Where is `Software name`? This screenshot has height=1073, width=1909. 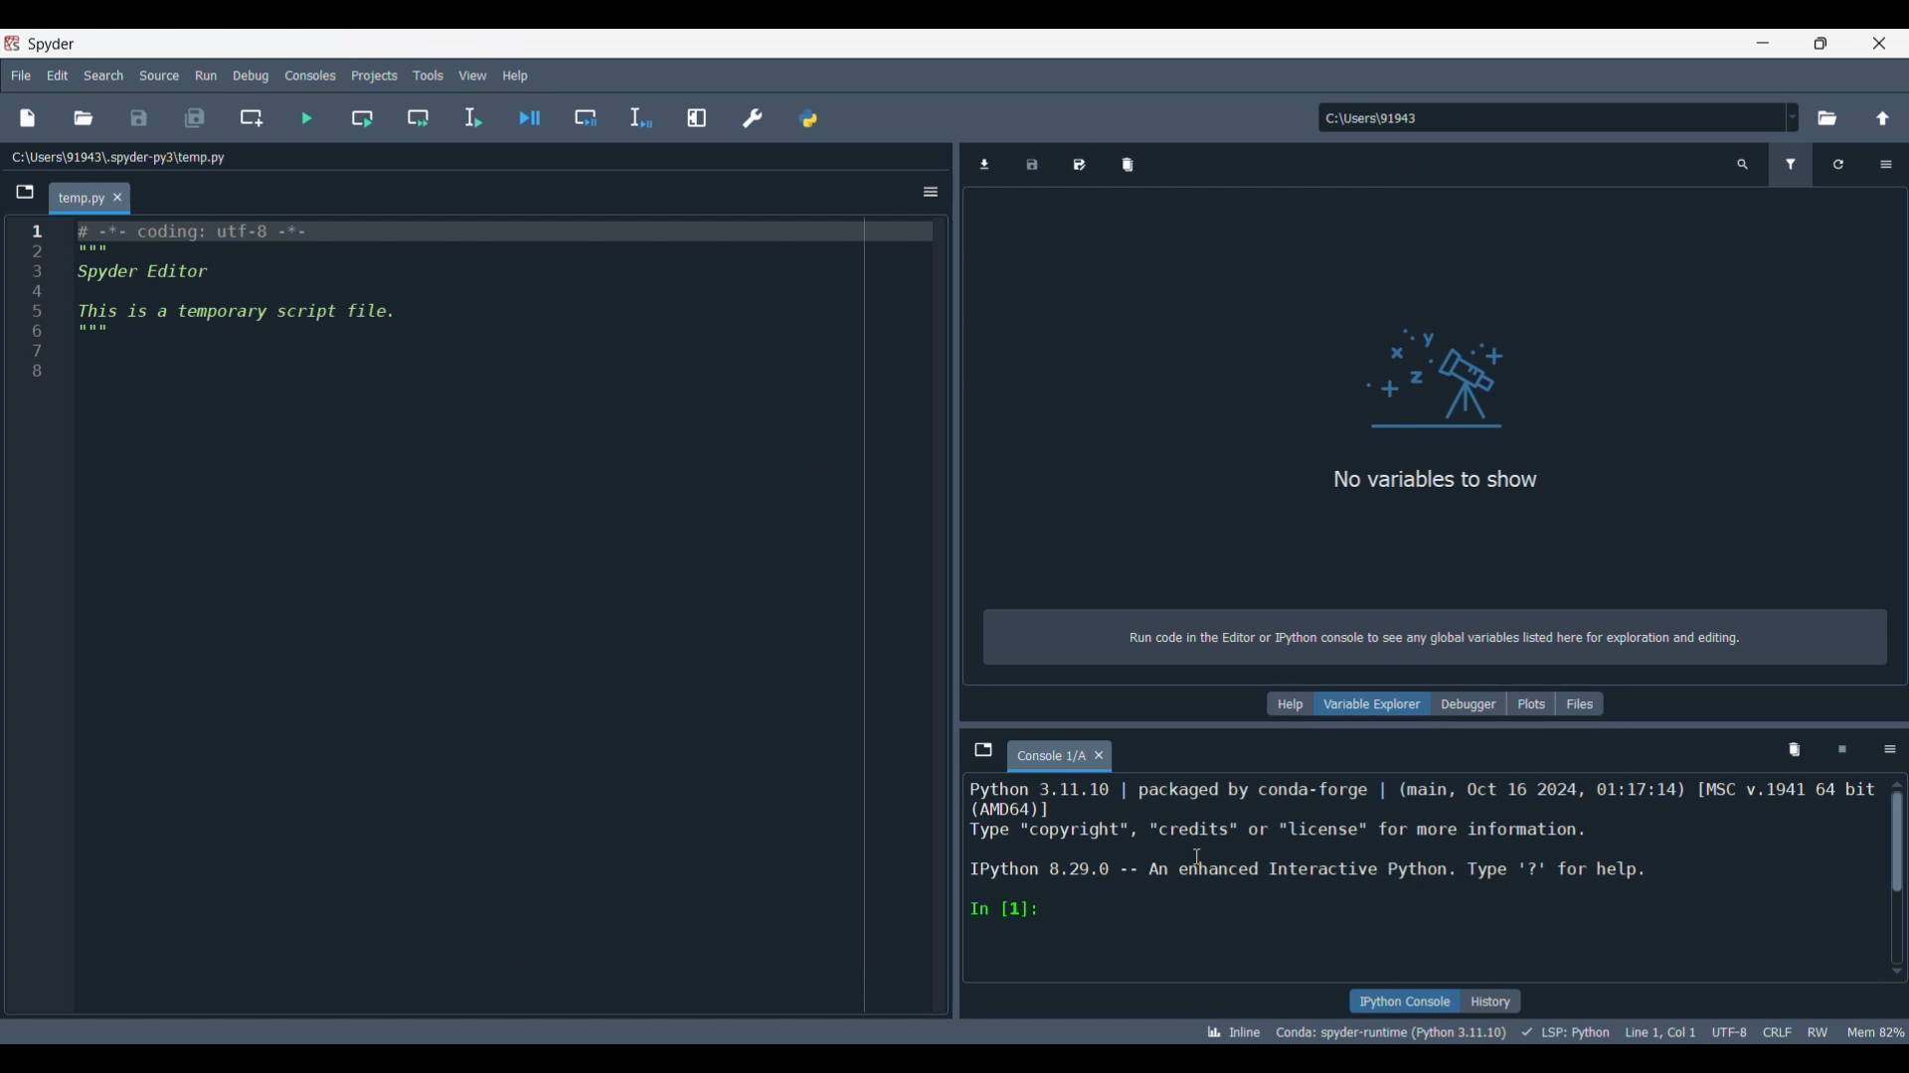 Software name is located at coordinates (52, 45).